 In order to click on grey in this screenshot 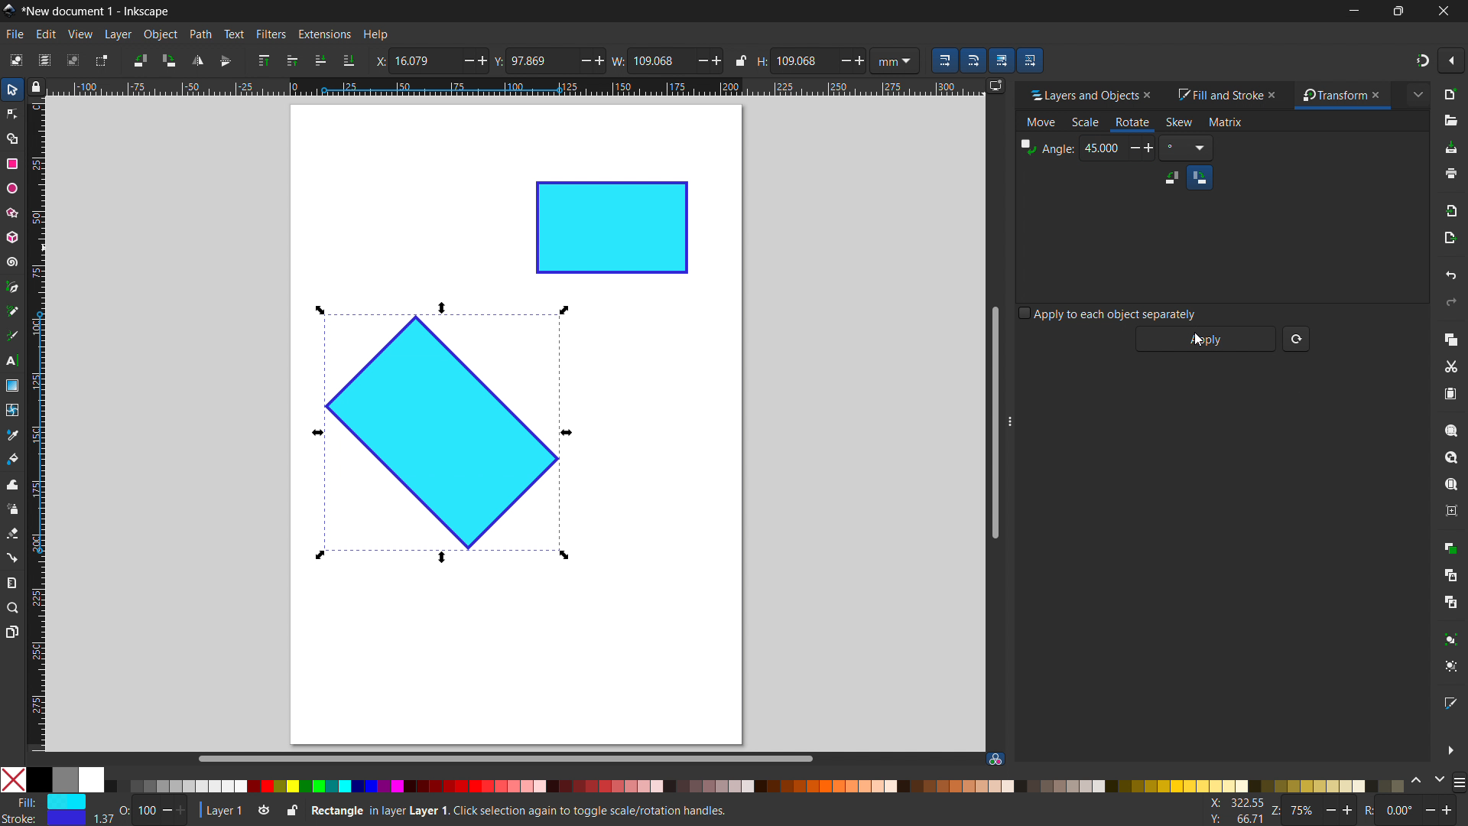, I will do `click(64, 779)`.